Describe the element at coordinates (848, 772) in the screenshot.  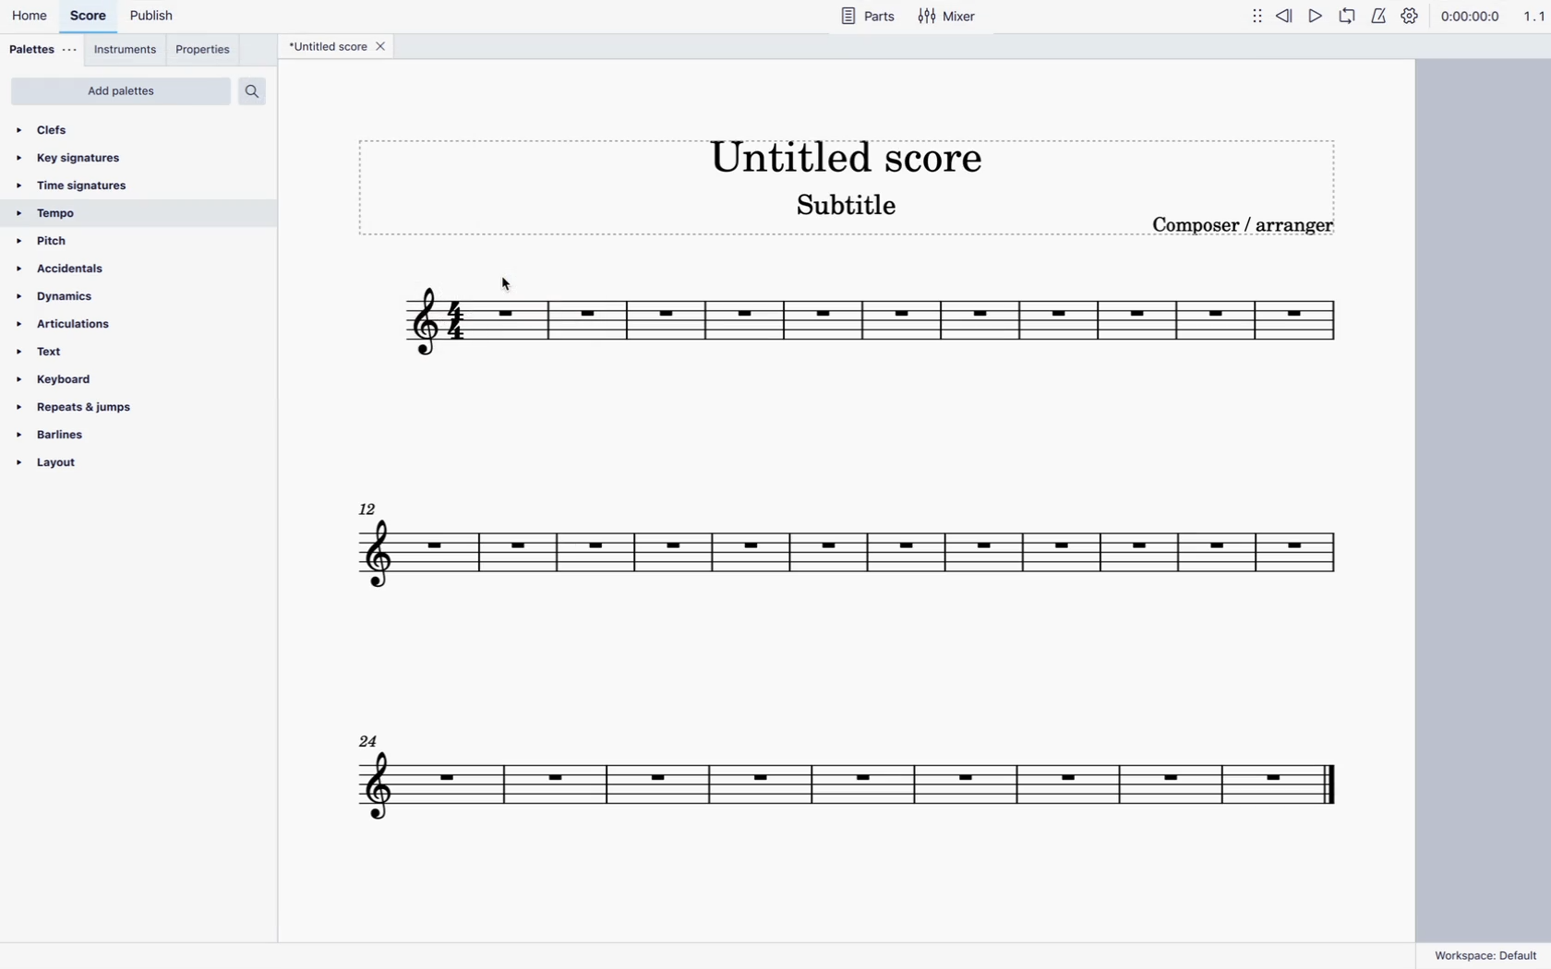
I see `score` at that location.